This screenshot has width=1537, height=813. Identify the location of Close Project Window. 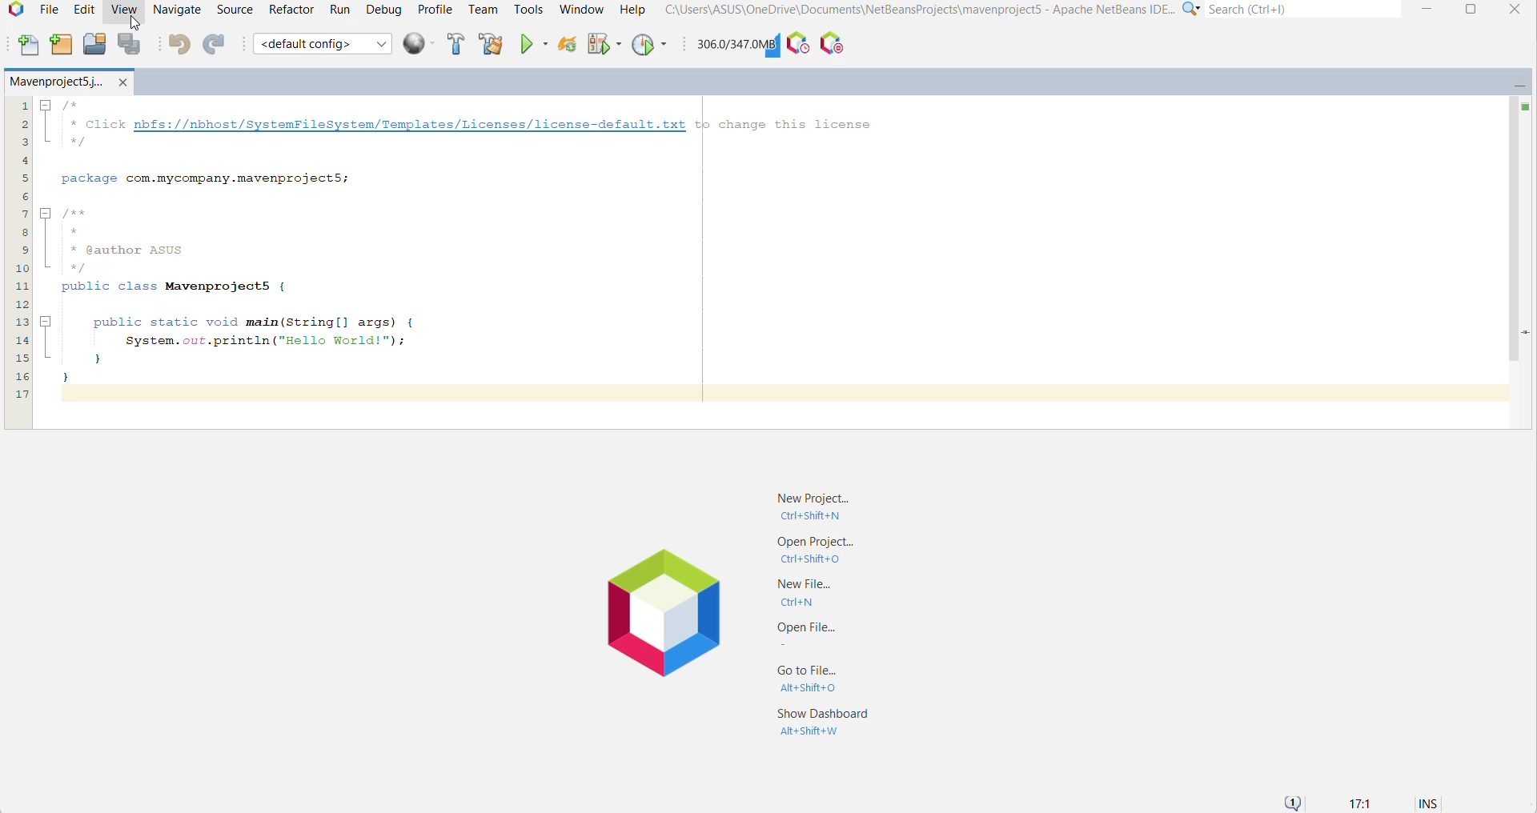
(124, 82).